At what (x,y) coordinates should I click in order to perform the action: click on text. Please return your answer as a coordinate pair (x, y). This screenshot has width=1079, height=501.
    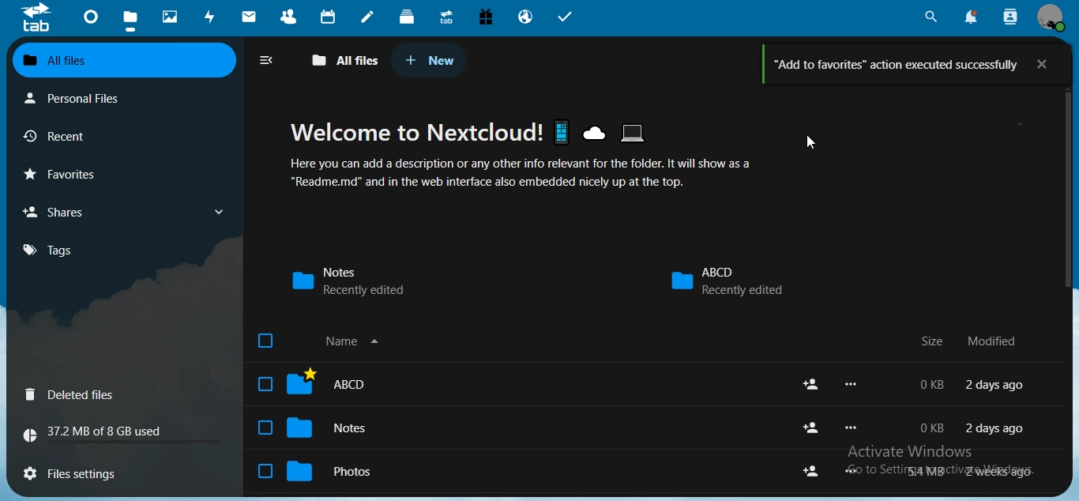
    Looking at the image, I should click on (976, 386).